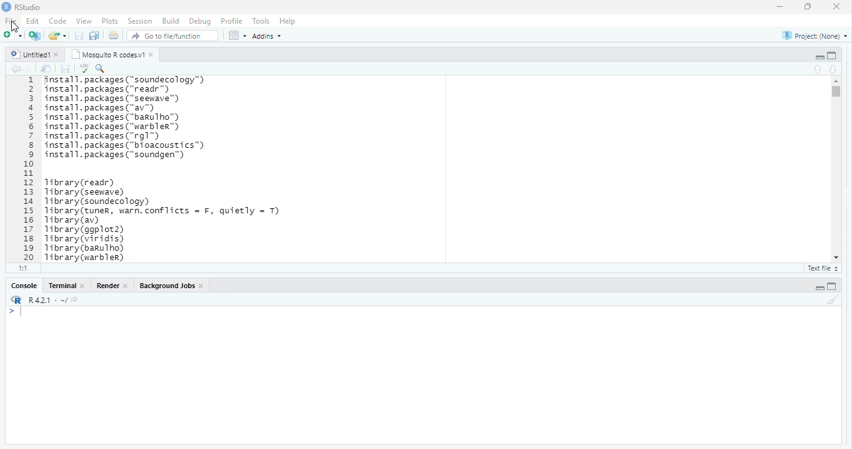 This screenshot has width=852, height=449. I want to click on close, so click(83, 286).